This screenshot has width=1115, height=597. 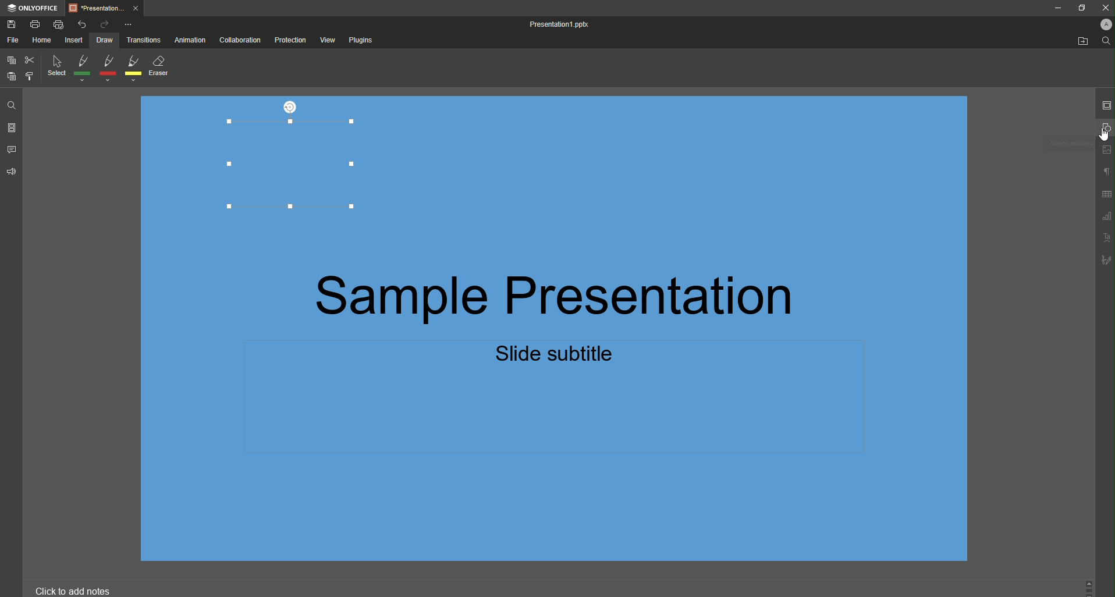 What do you see at coordinates (106, 68) in the screenshot?
I see `Red` at bounding box center [106, 68].